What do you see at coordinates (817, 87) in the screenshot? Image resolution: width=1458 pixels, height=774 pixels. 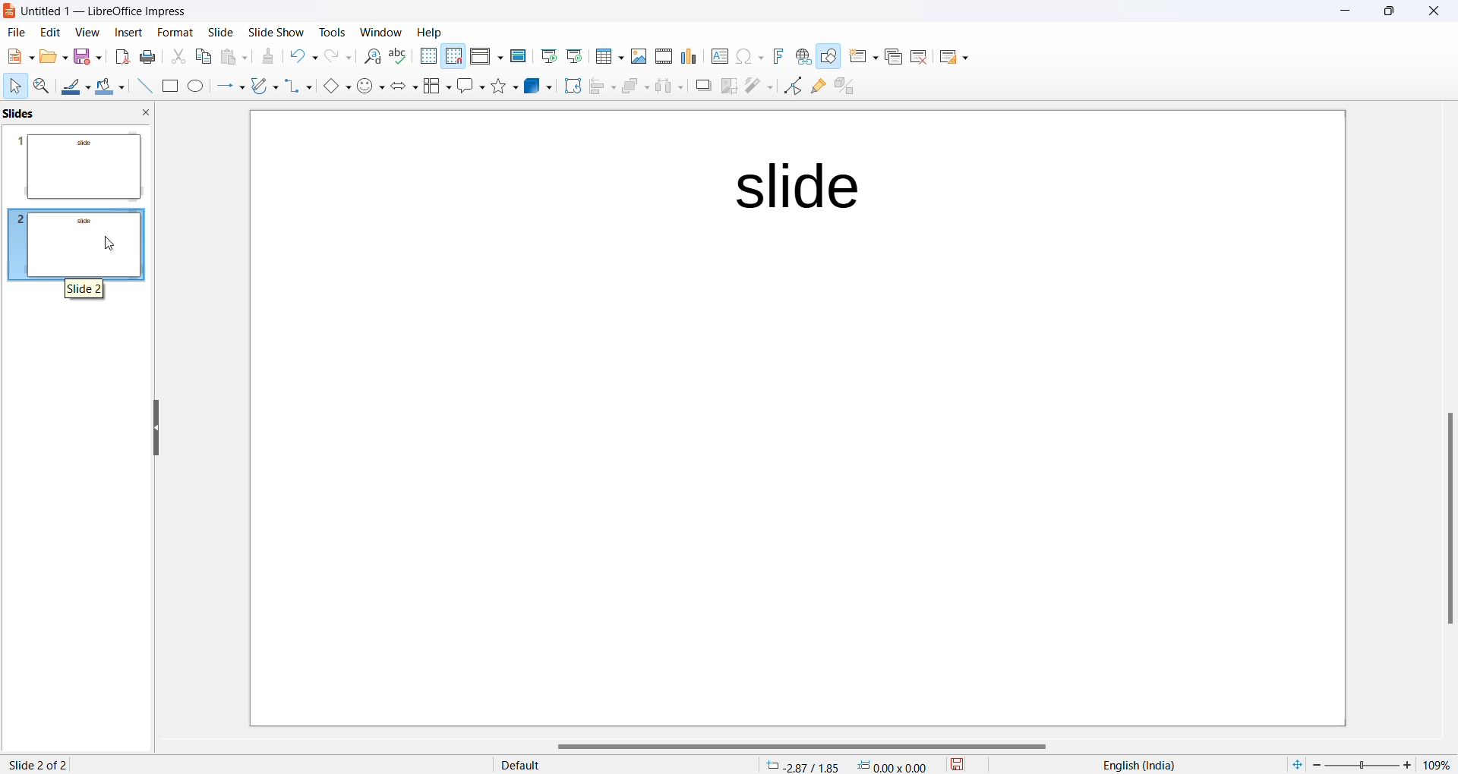 I see `Show glue point function` at bounding box center [817, 87].